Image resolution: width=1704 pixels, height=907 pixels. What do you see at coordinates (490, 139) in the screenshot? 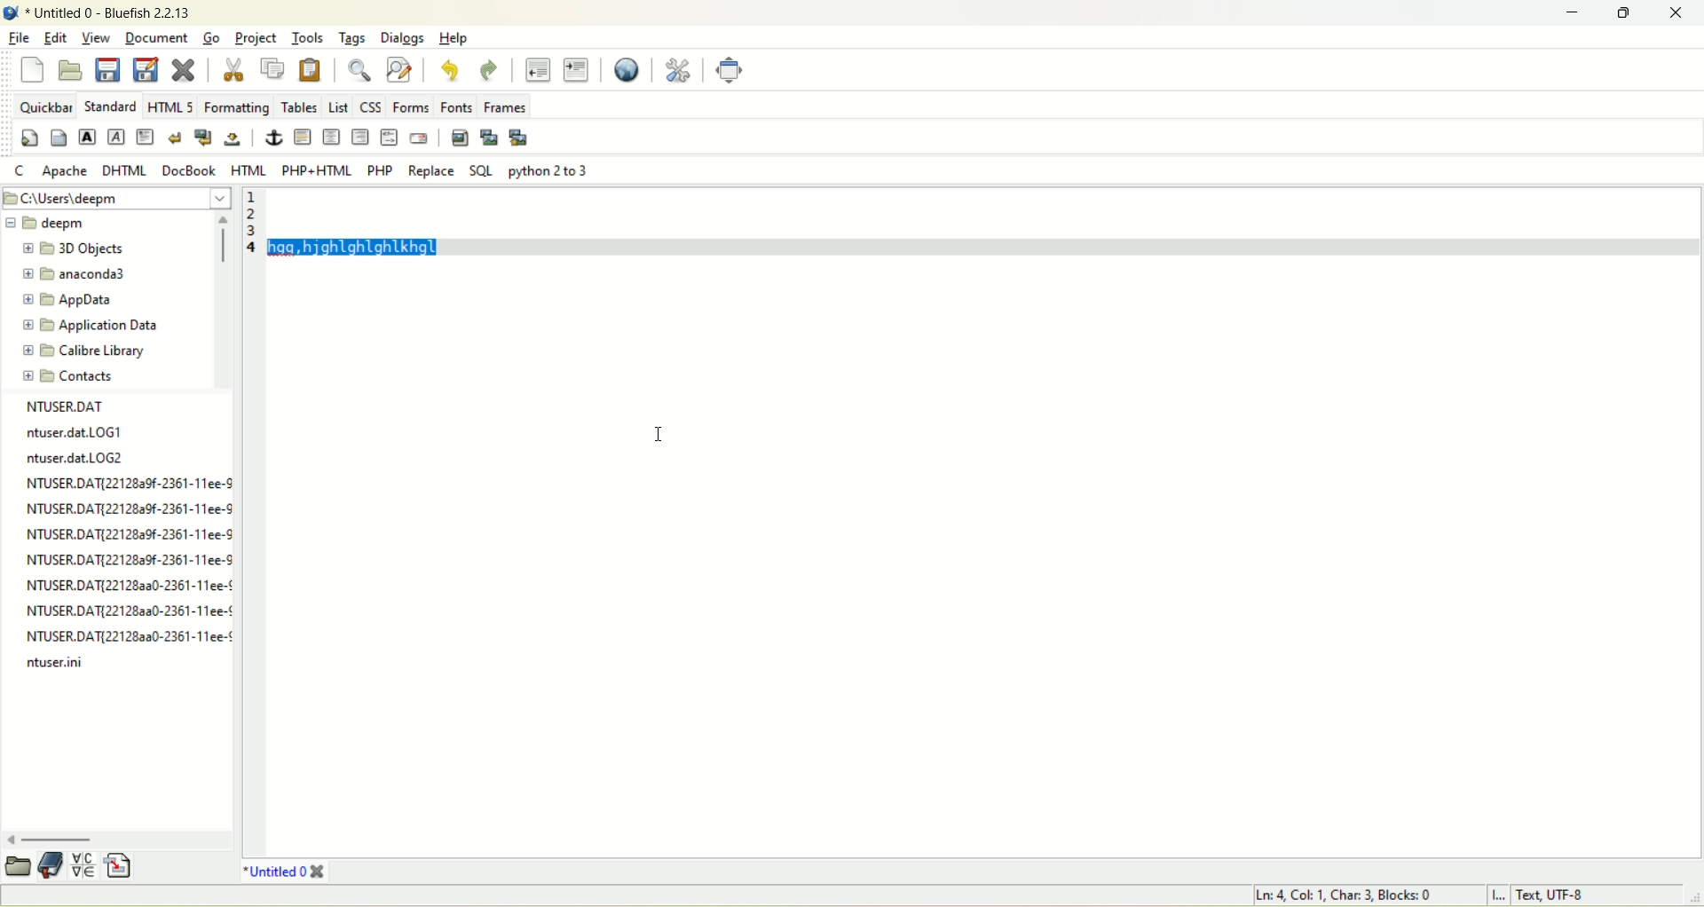
I see `insert thumbnail` at bounding box center [490, 139].